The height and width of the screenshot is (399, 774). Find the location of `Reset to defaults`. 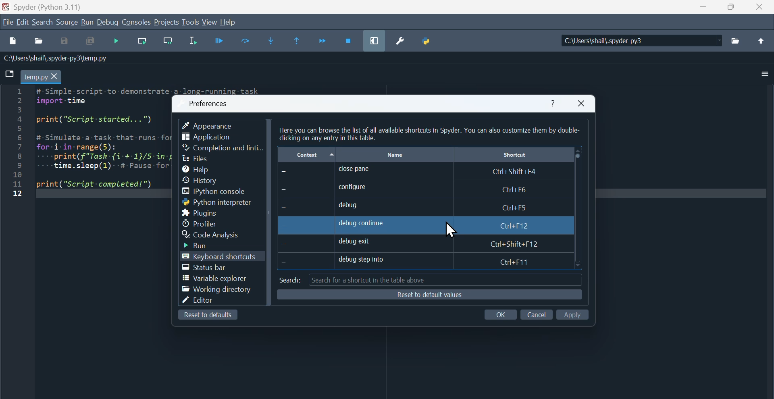

Reset to defaults is located at coordinates (429, 296).